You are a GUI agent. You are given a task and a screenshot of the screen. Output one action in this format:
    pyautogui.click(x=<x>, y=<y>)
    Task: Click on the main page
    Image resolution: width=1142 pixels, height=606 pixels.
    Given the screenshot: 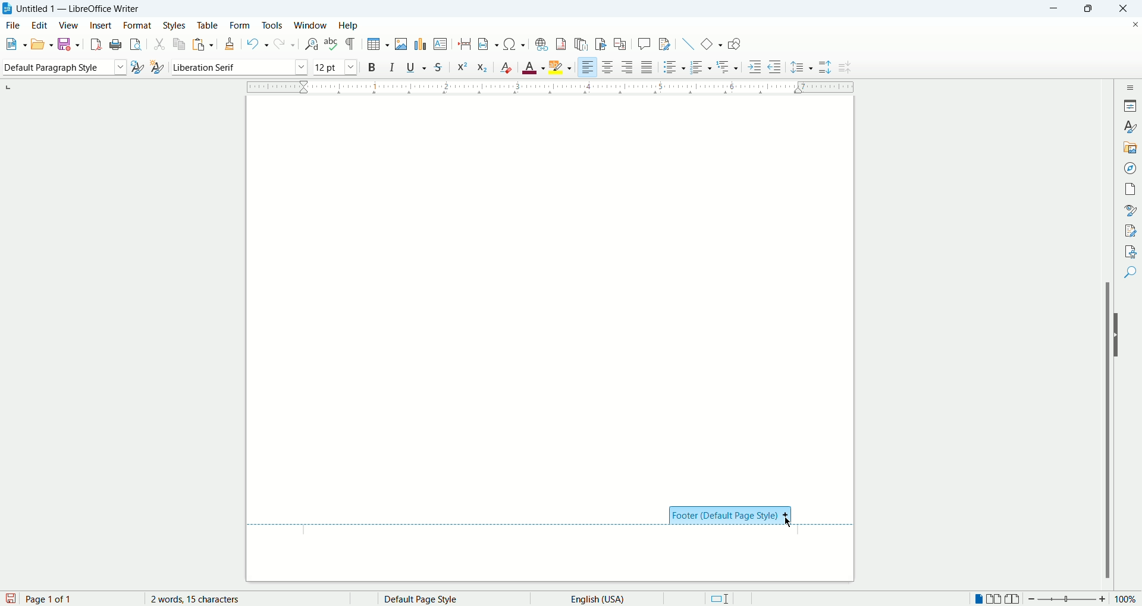 What is the action you would take?
    pyautogui.click(x=551, y=294)
    